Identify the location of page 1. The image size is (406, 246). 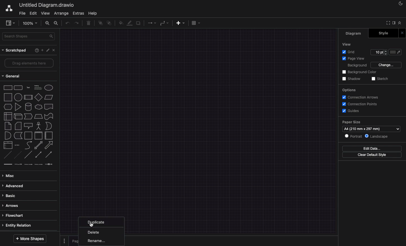
(74, 241).